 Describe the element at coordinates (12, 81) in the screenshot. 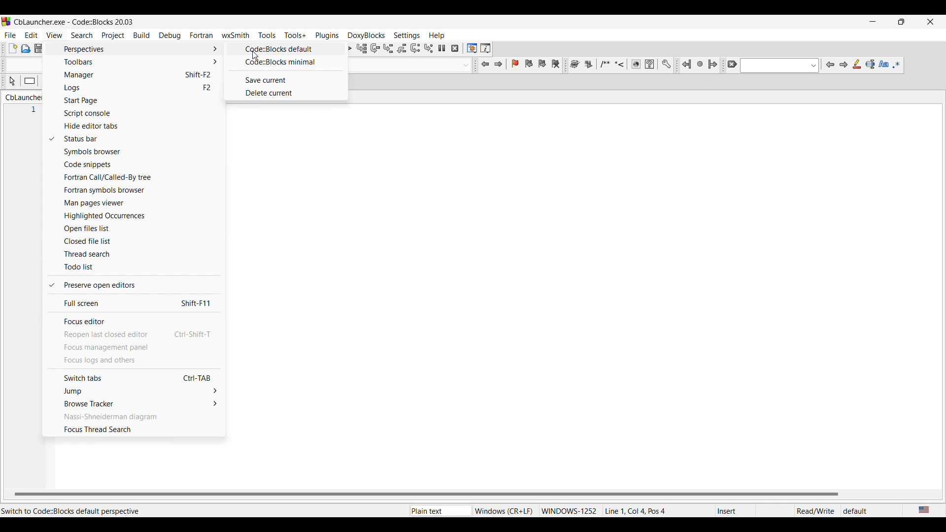

I see `Select` at that location.